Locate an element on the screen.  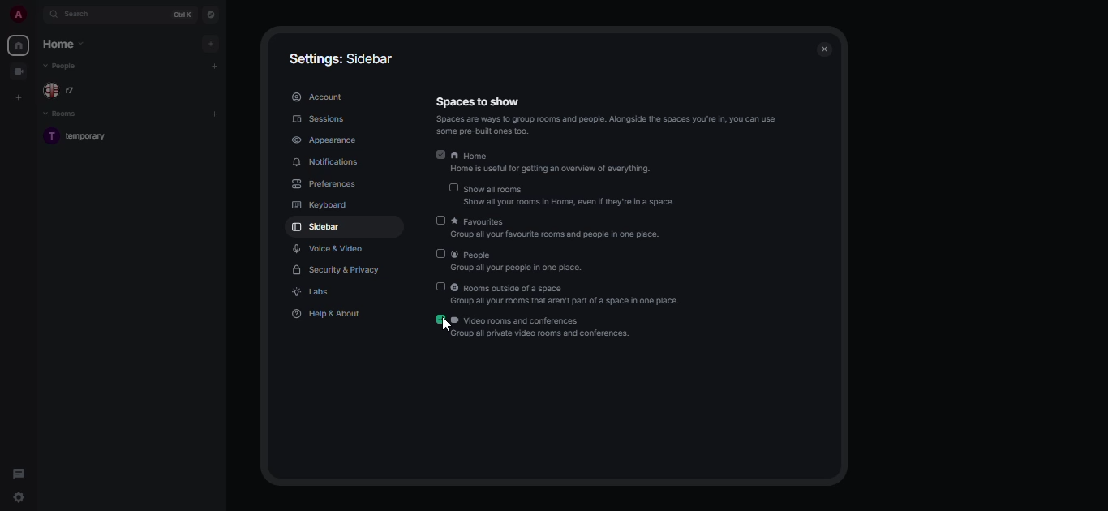
people is located at coordinates (65, 66).